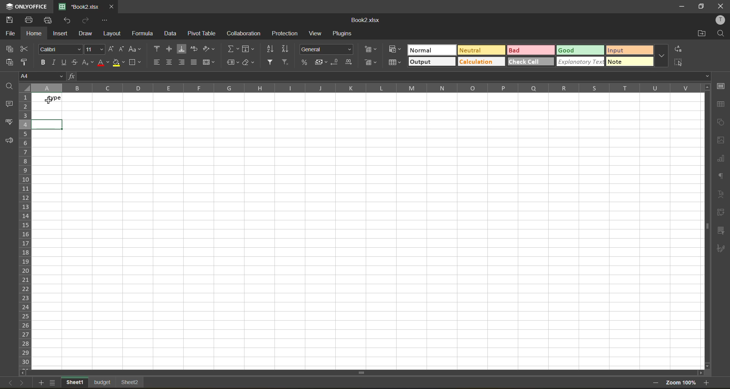  What do you see at coordinates (171, 48) in the screenshot?
I see `align middle` at bounding box center [171, 48].